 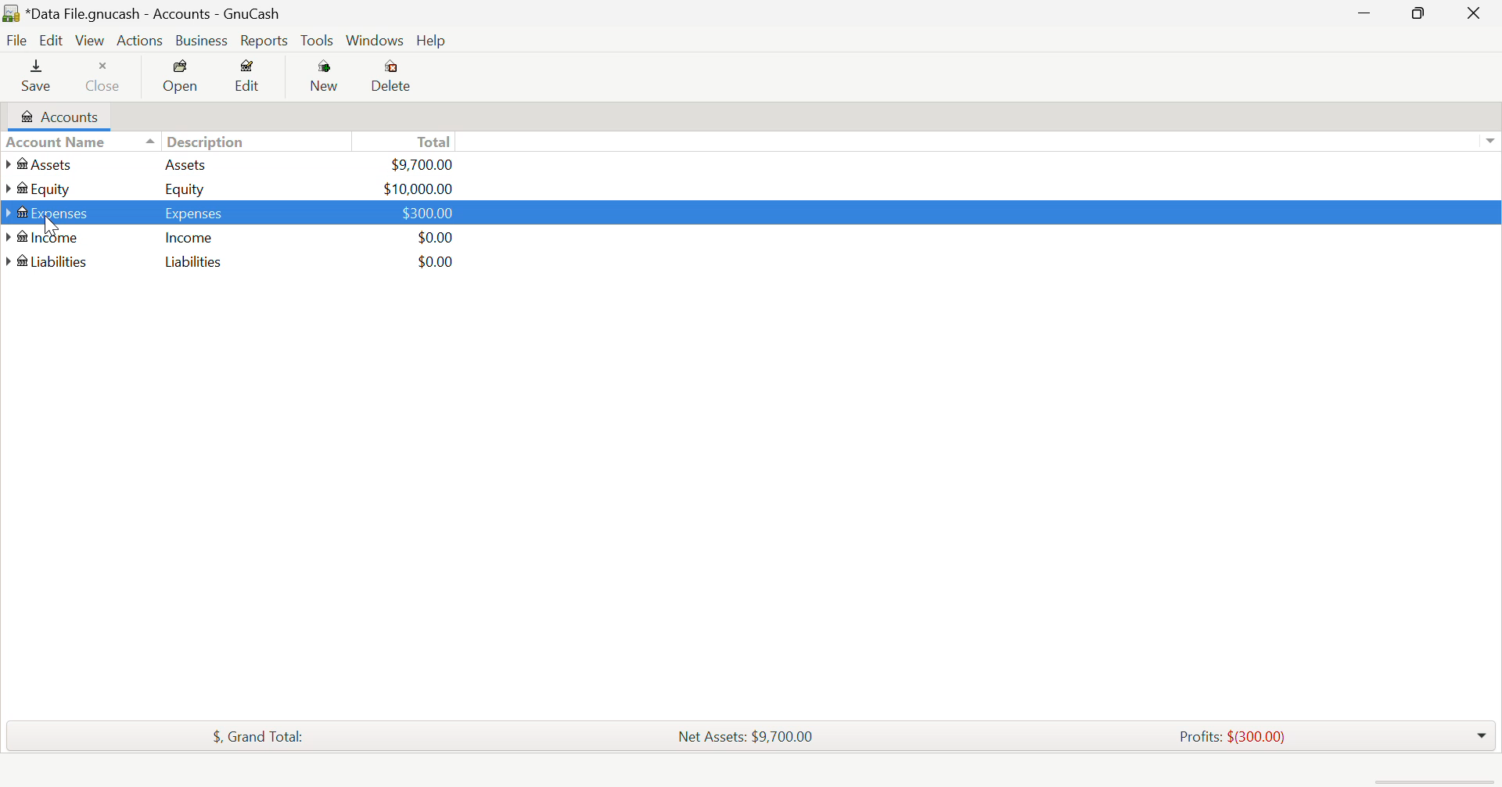 I want to click on Open, so click(x=181, y=77).